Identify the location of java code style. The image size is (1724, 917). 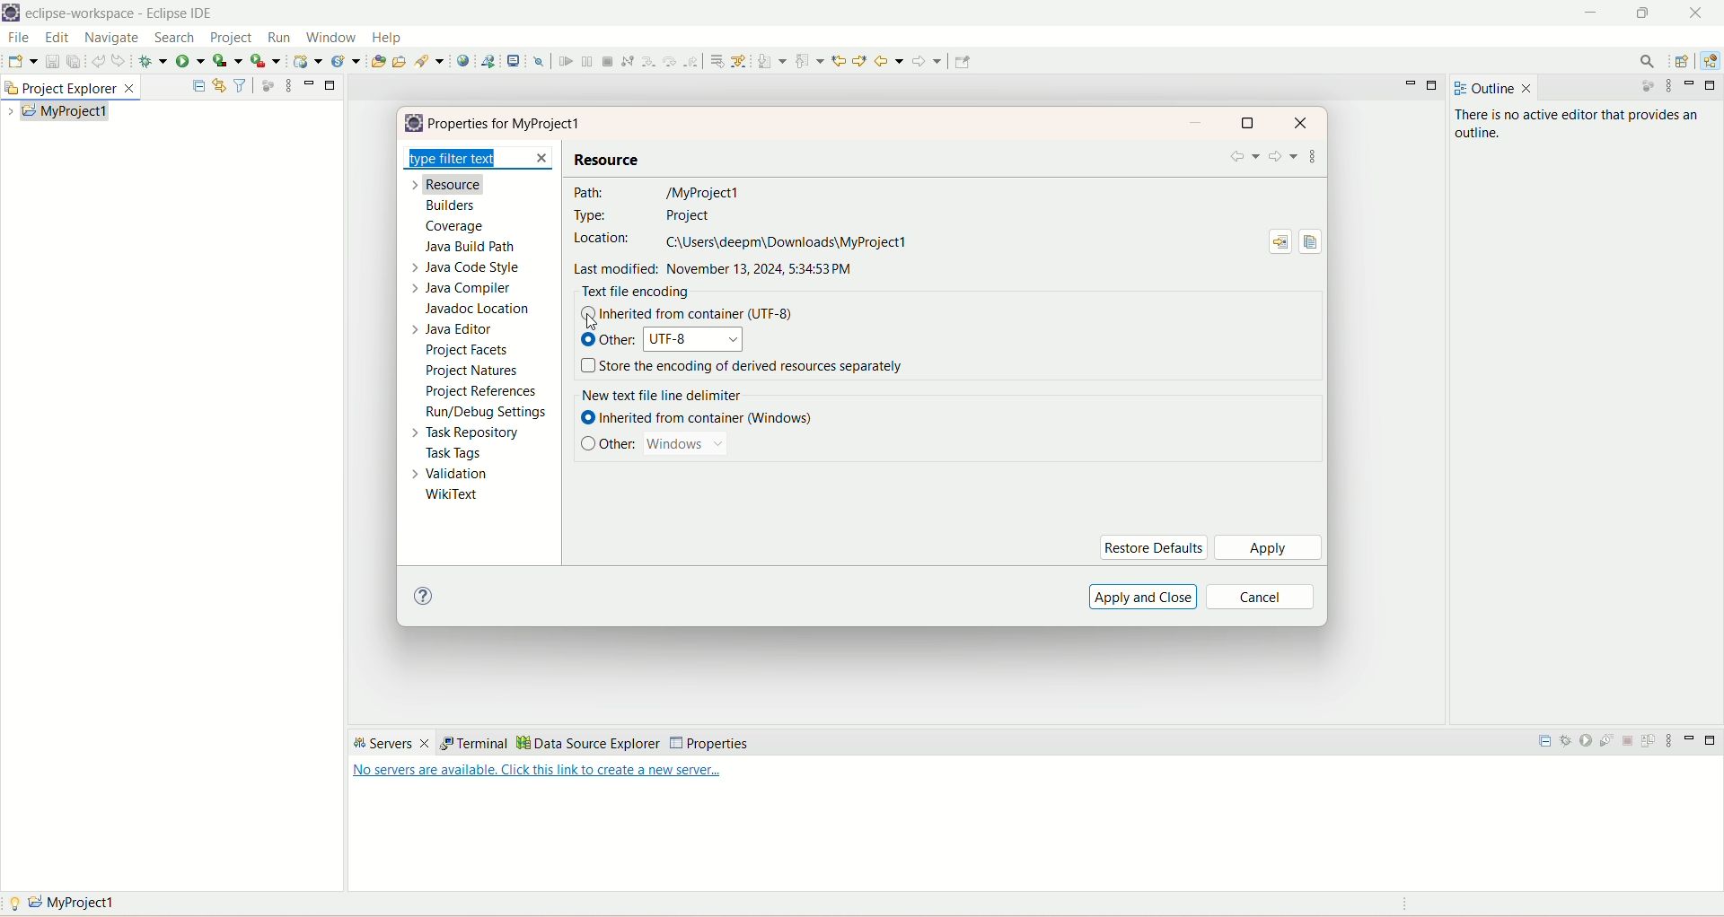
(462, 267).